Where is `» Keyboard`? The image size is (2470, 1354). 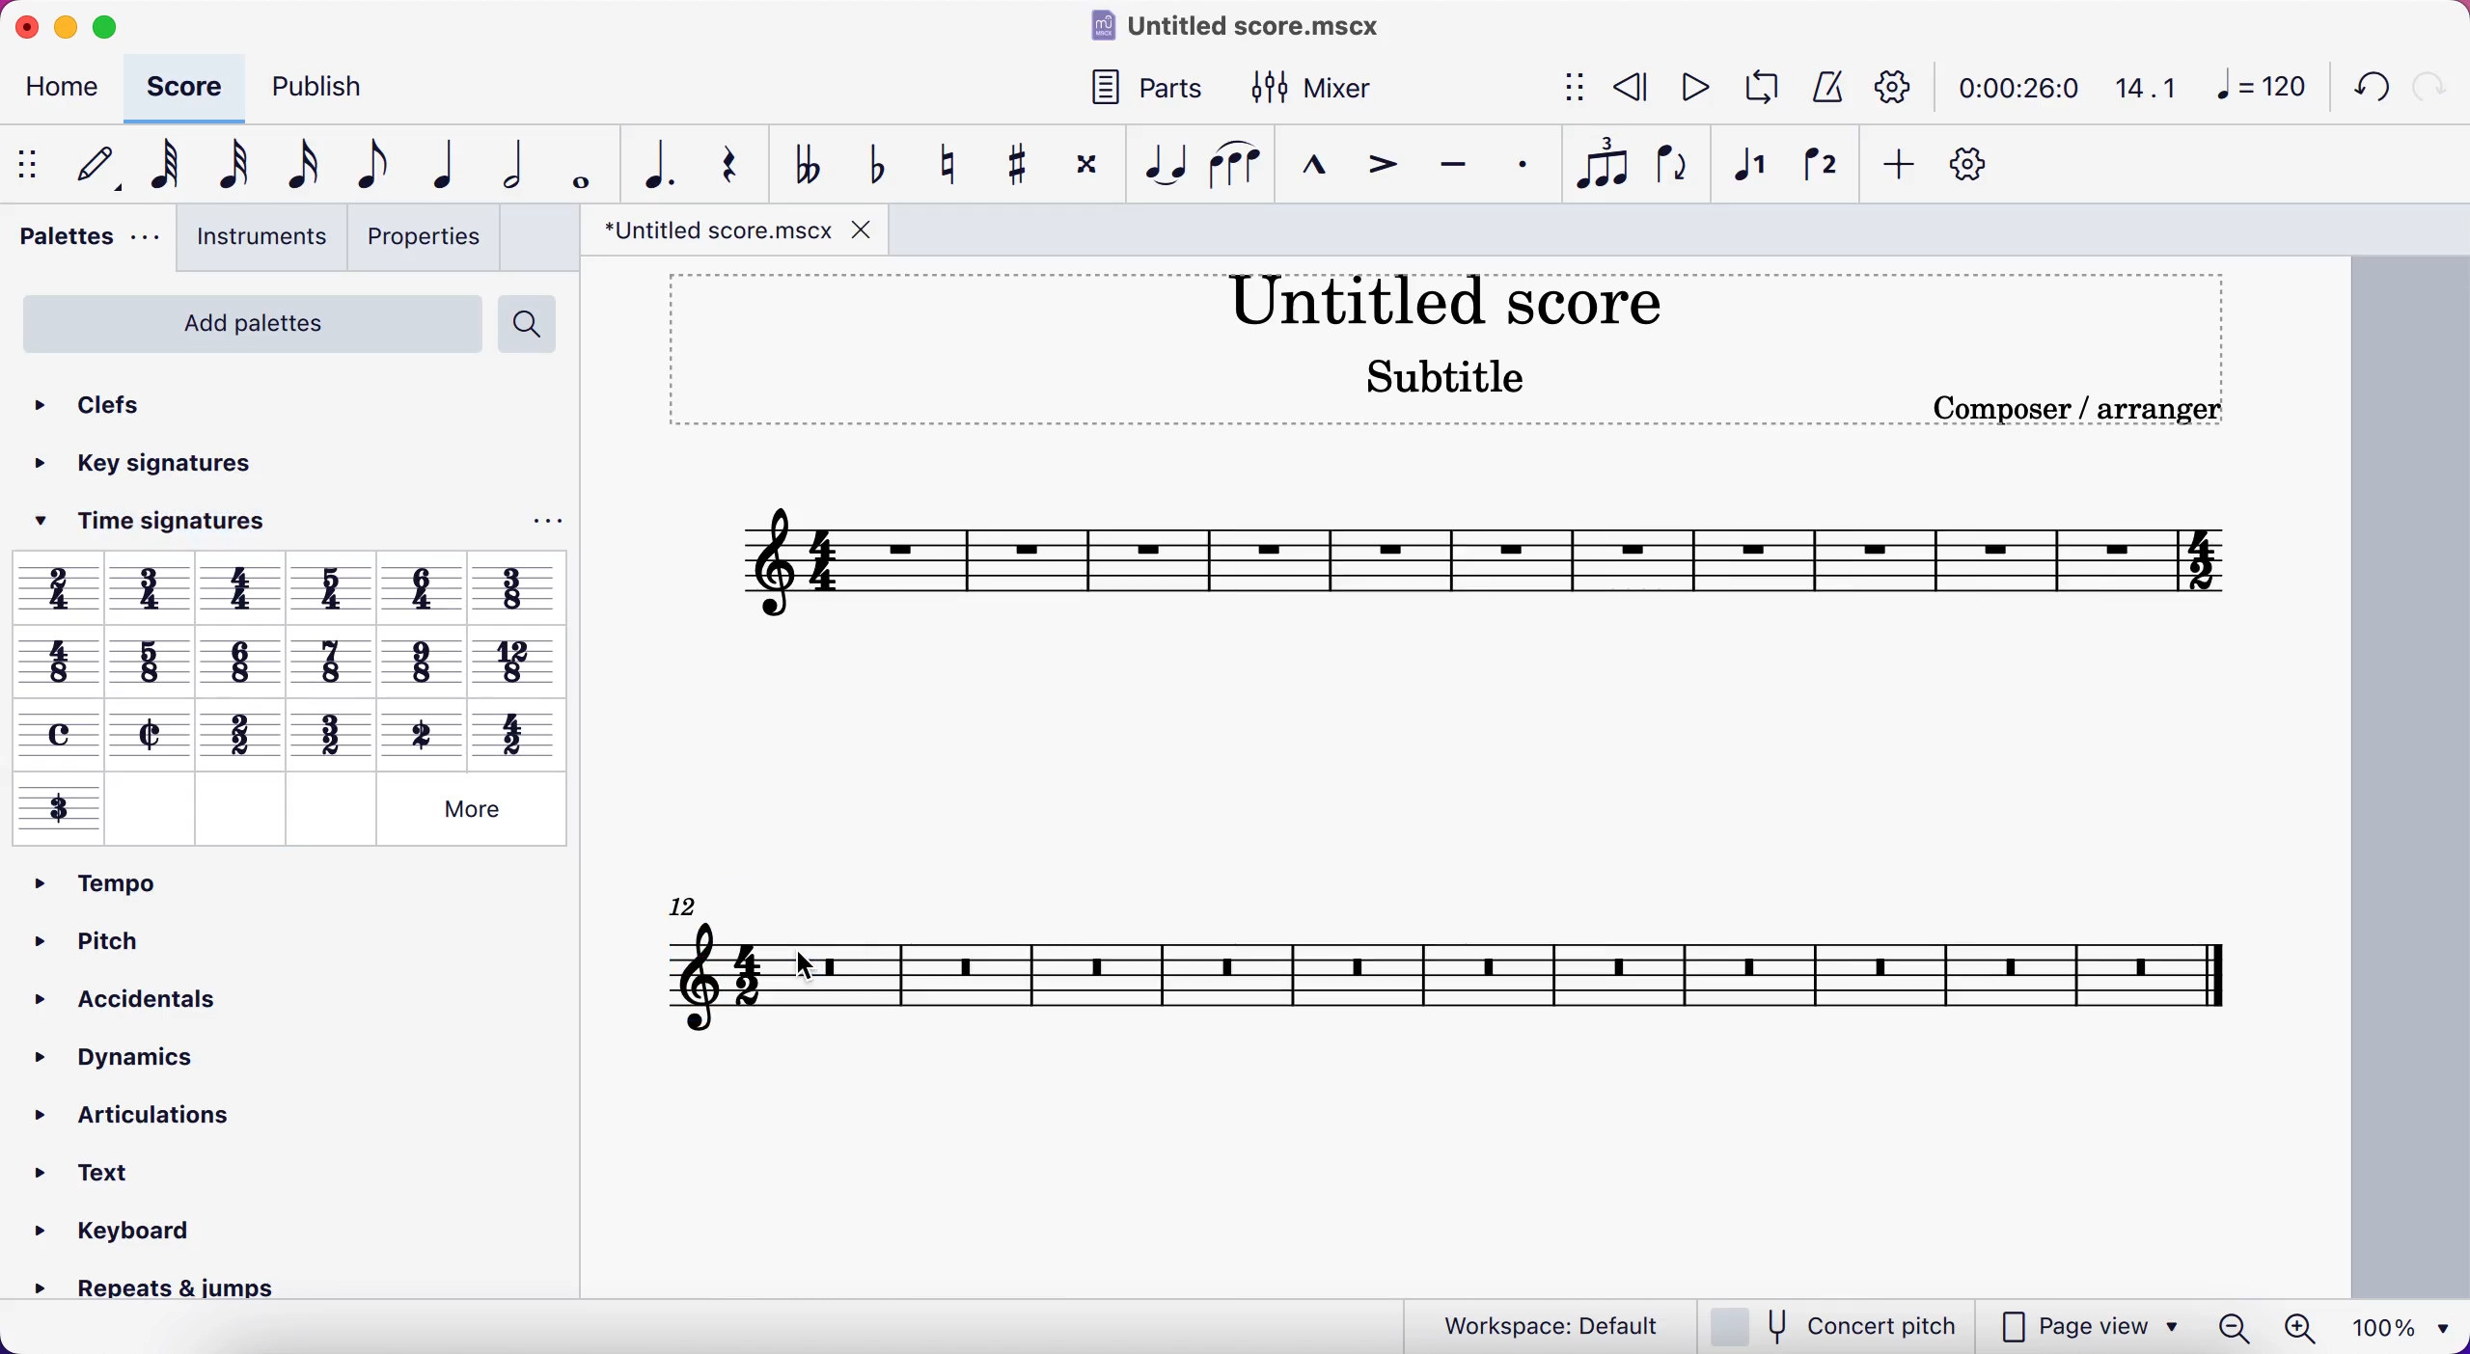
» Keyboard is located at coordinates (113, 1231).